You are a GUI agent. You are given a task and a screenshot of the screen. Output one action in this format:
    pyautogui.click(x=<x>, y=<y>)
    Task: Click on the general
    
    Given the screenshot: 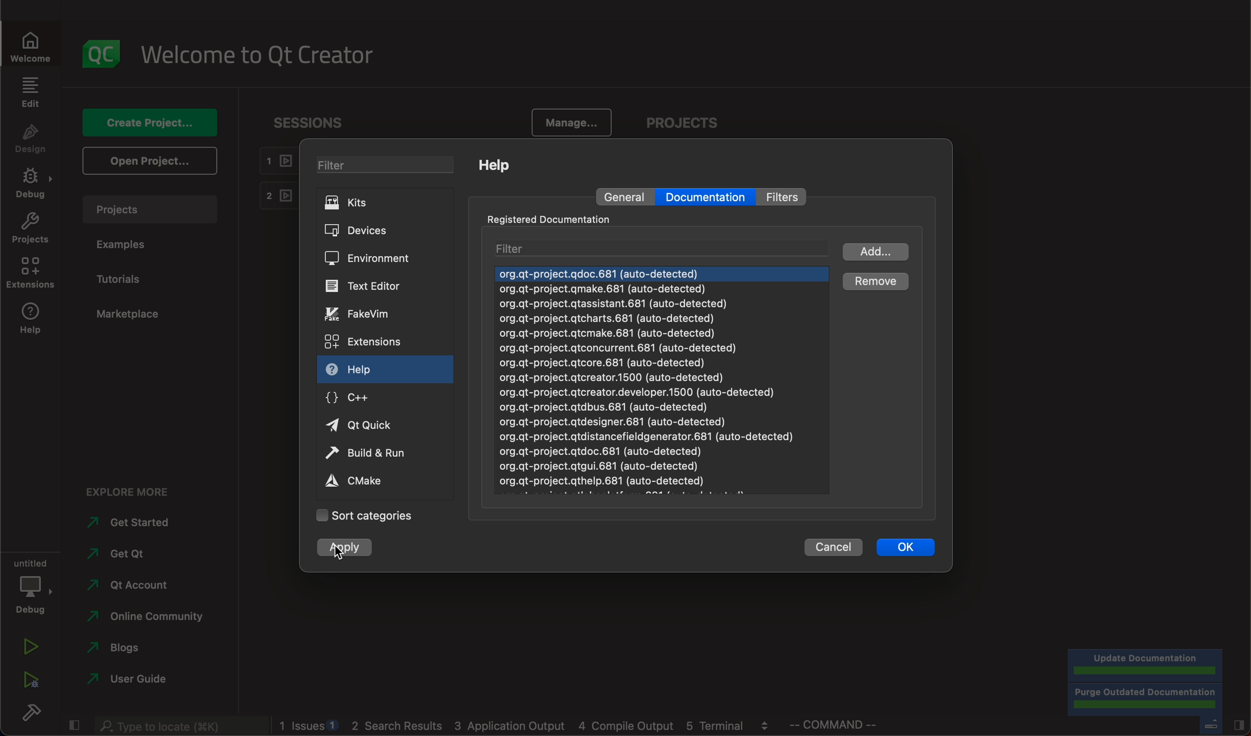 What is the action you would take?
    pyautogui.click(x=623, y=198)
    